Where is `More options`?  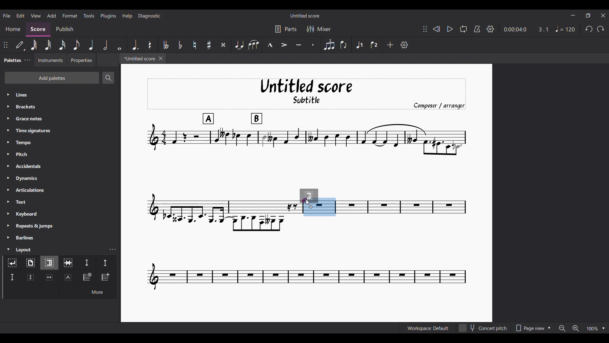
More options is located at coordinates (97, 291).